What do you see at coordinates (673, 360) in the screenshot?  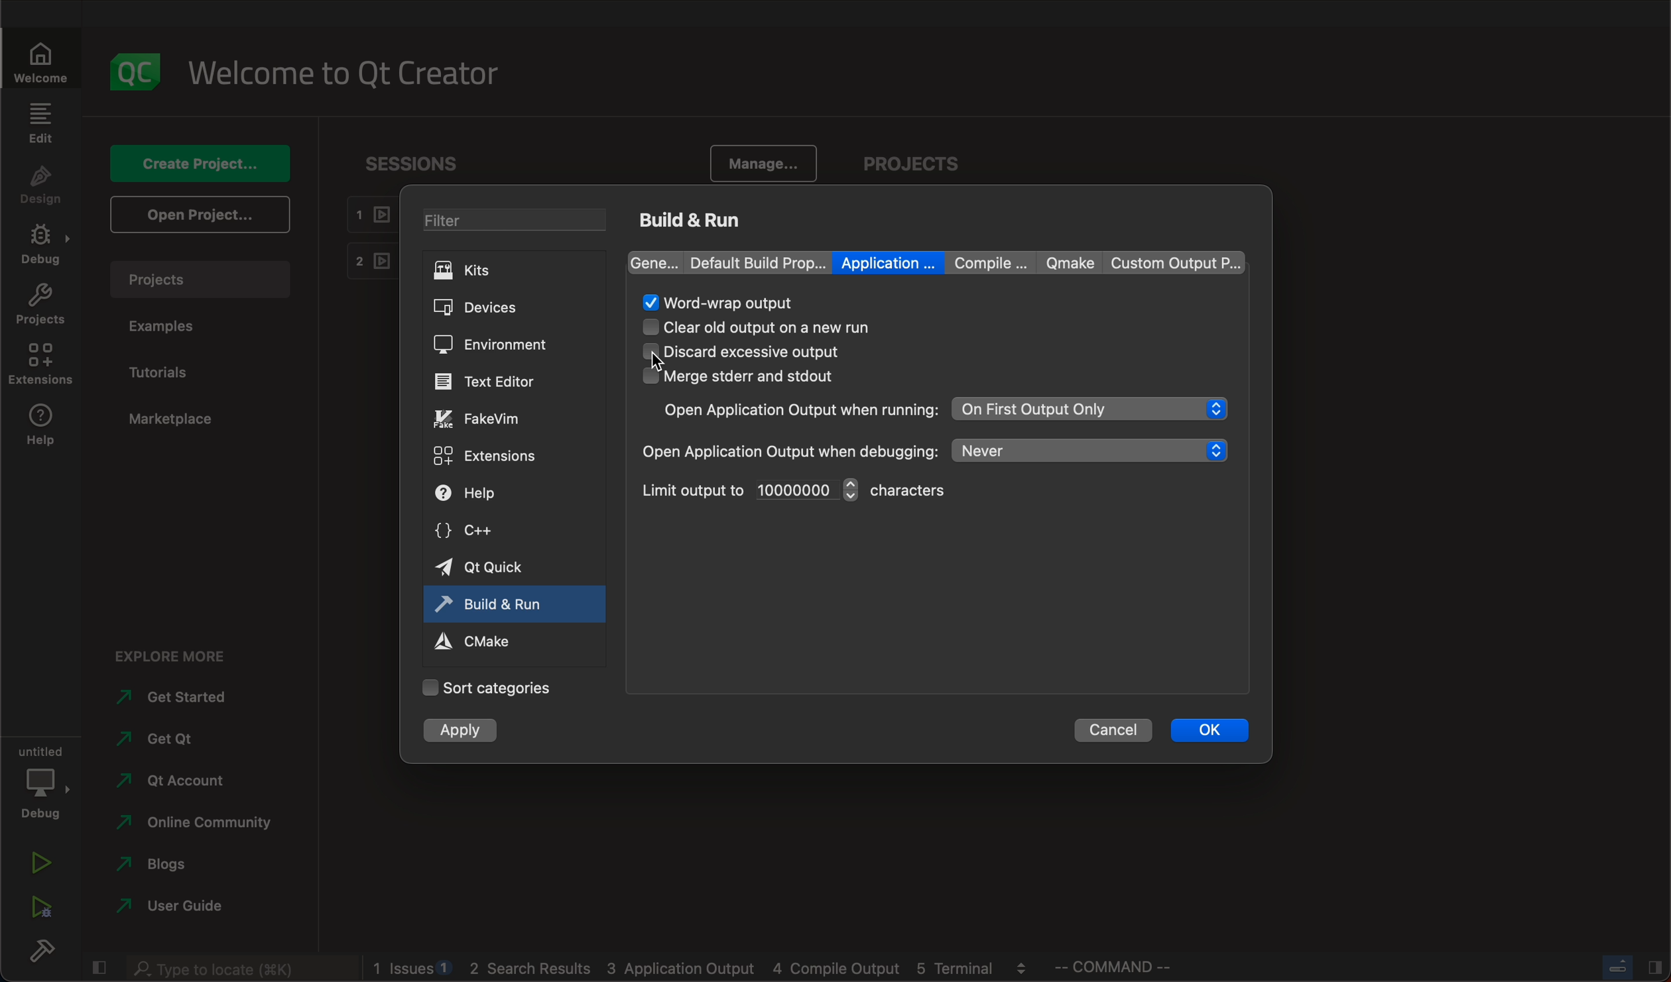 I see `cursor` at bounding box center [673, 360].